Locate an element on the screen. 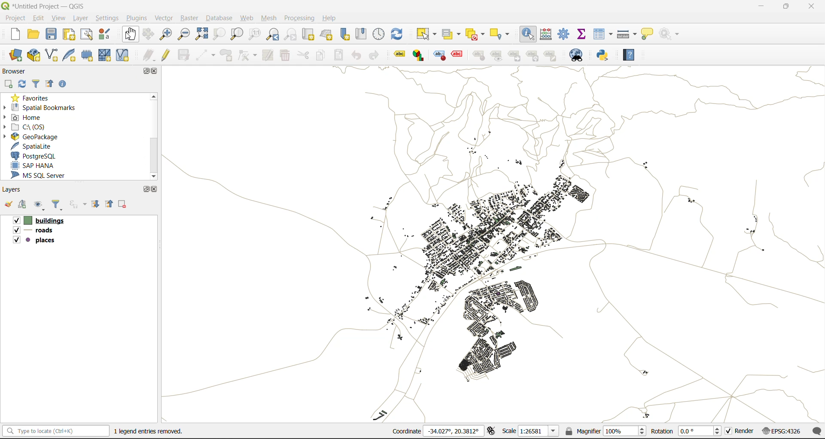  collapse all is located at coordinates (52, 83).